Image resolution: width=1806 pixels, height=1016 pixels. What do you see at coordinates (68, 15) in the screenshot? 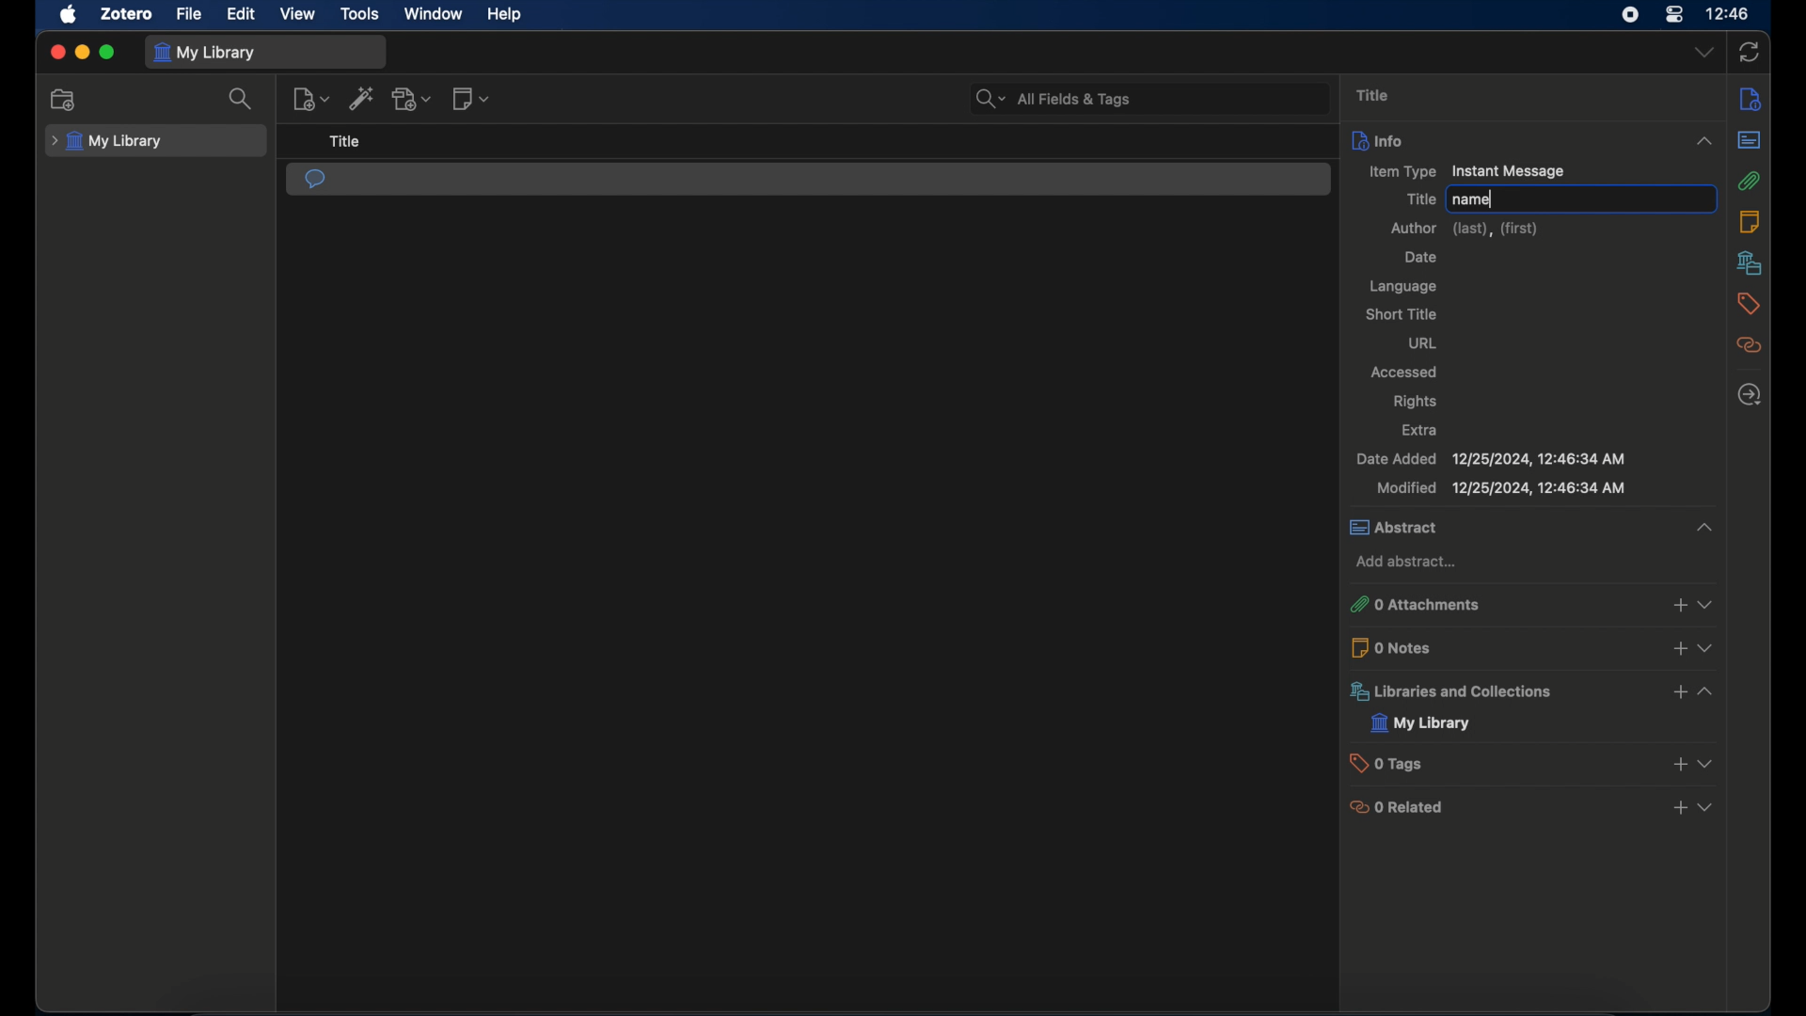
I see `apple` at bounding box center [68, 15].